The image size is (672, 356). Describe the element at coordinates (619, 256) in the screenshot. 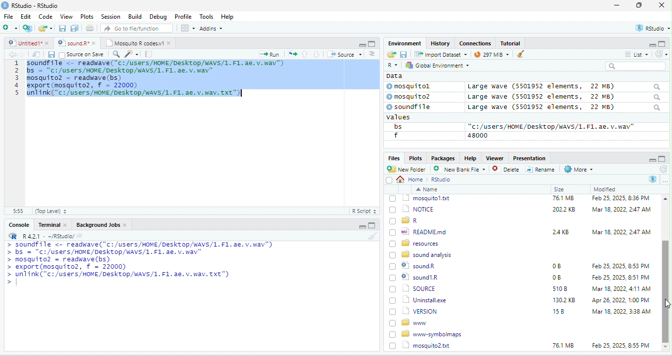

I see `Feb 25, 2025, 8:36 PM` at that location.